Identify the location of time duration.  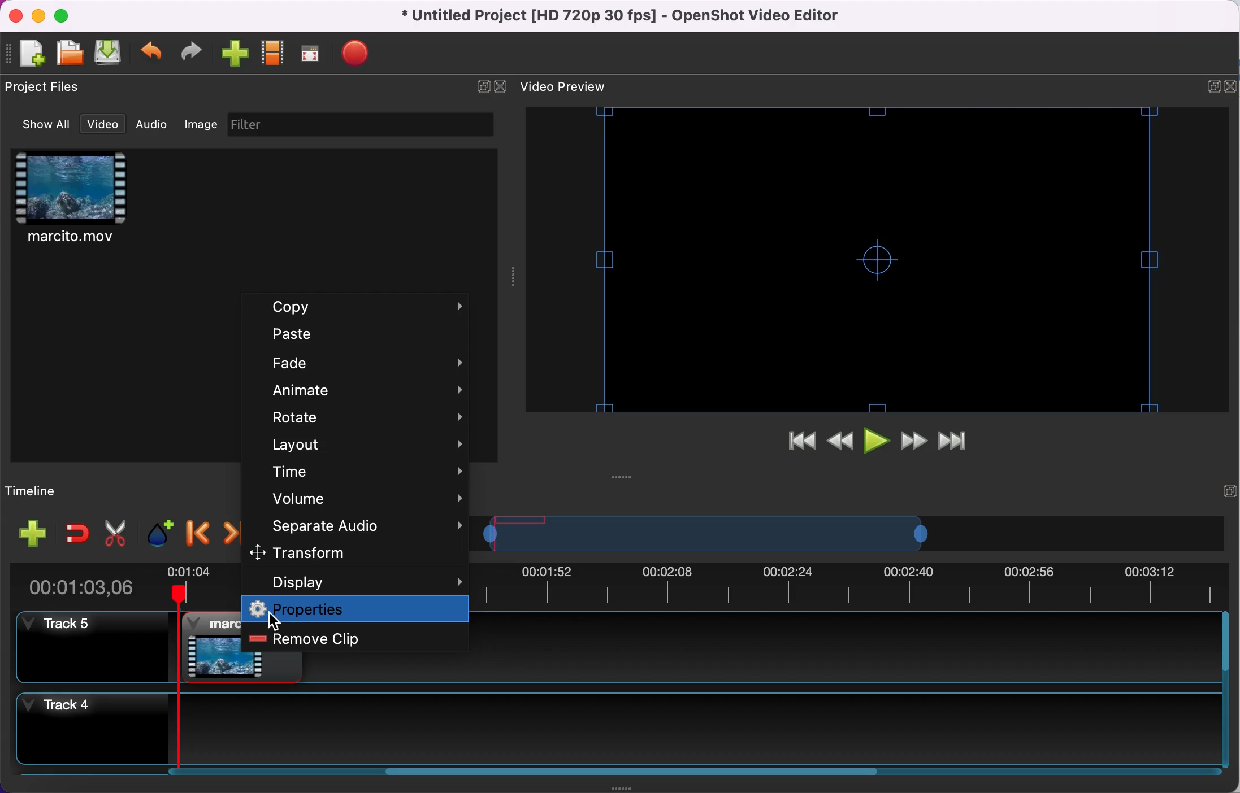
(857, 585).